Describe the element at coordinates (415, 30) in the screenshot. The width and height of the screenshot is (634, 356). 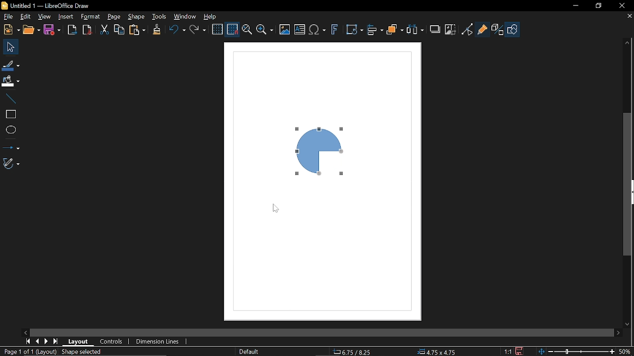
I see `Select at least three object to distribute` at that location.